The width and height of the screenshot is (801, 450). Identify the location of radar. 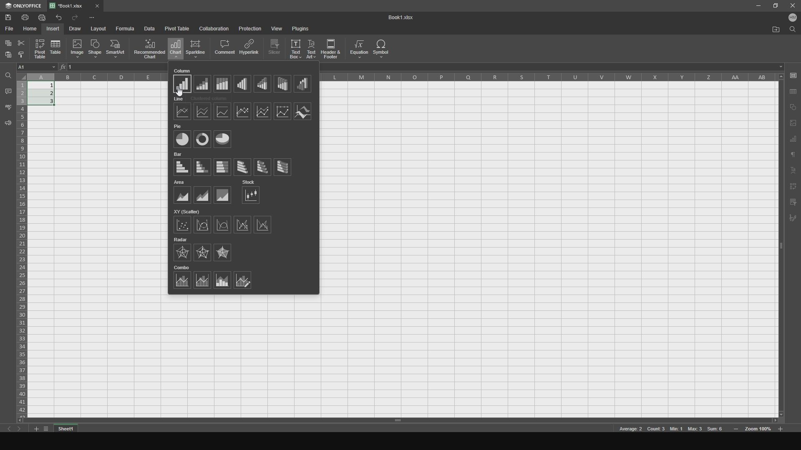
(203, 249).